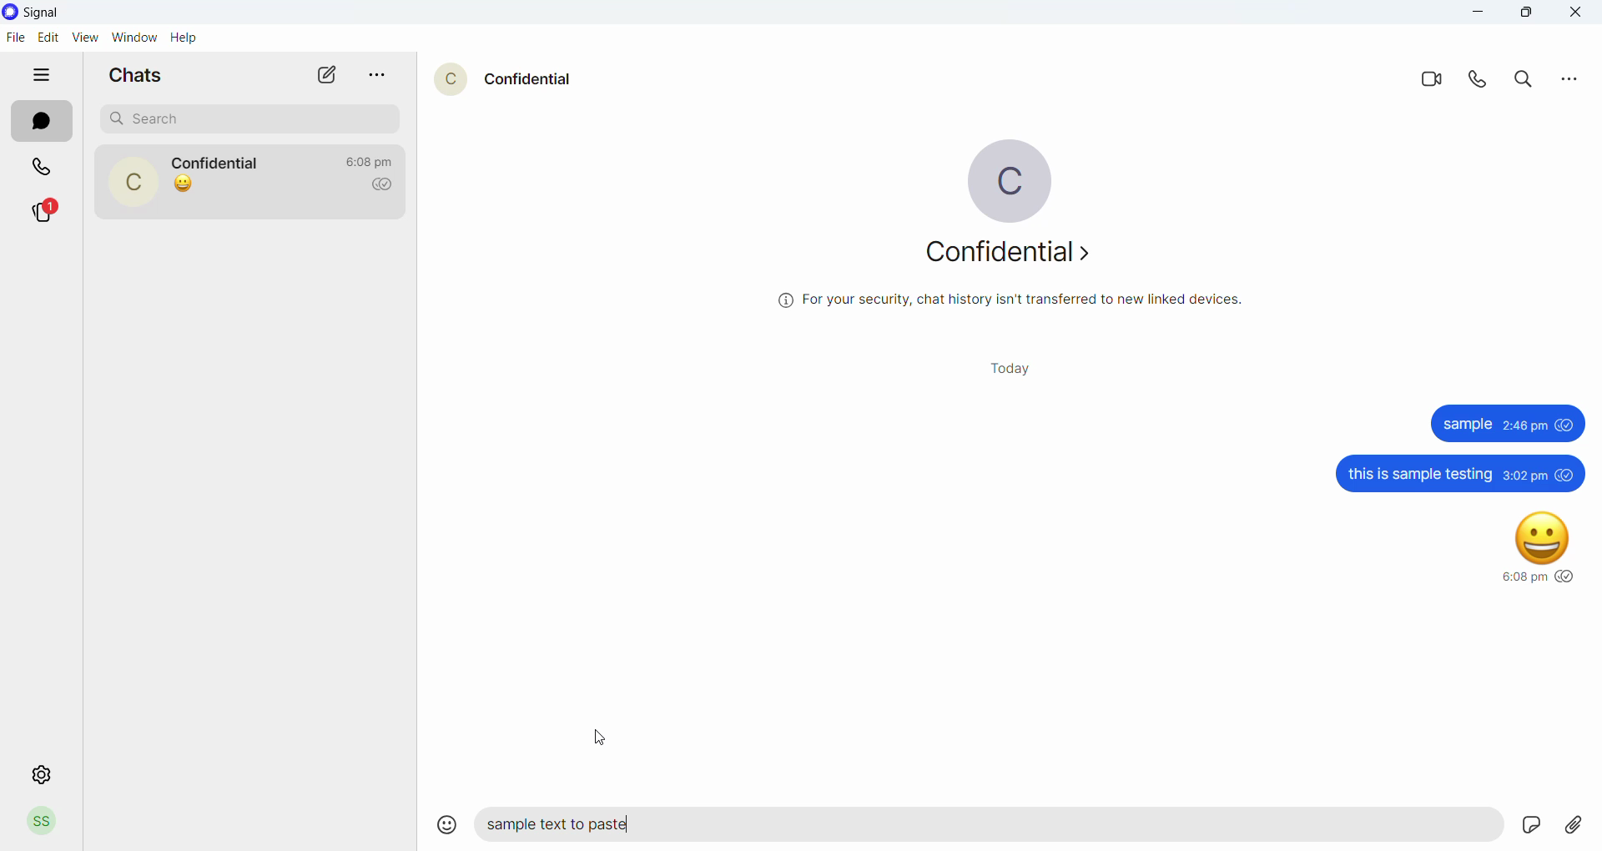 The image size is (1602, 851). Describe the element at coordinates (1505, 424) in the screenshot. I see `sample` at that location.